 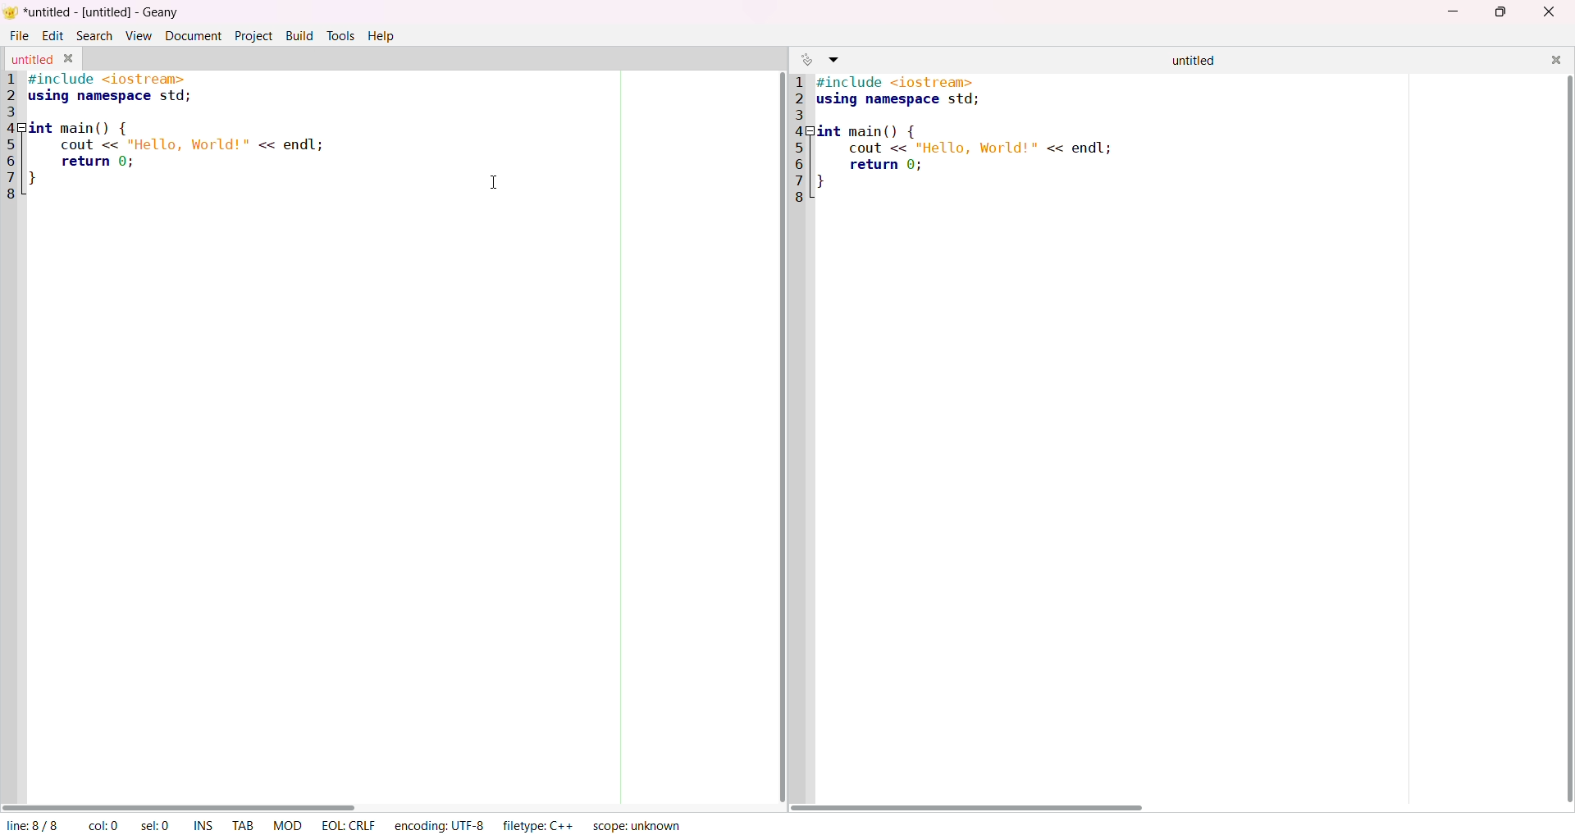 What do you see at coordinates (19, 35) in the screenshot?
I see `File` at bounding box center [19, 35].